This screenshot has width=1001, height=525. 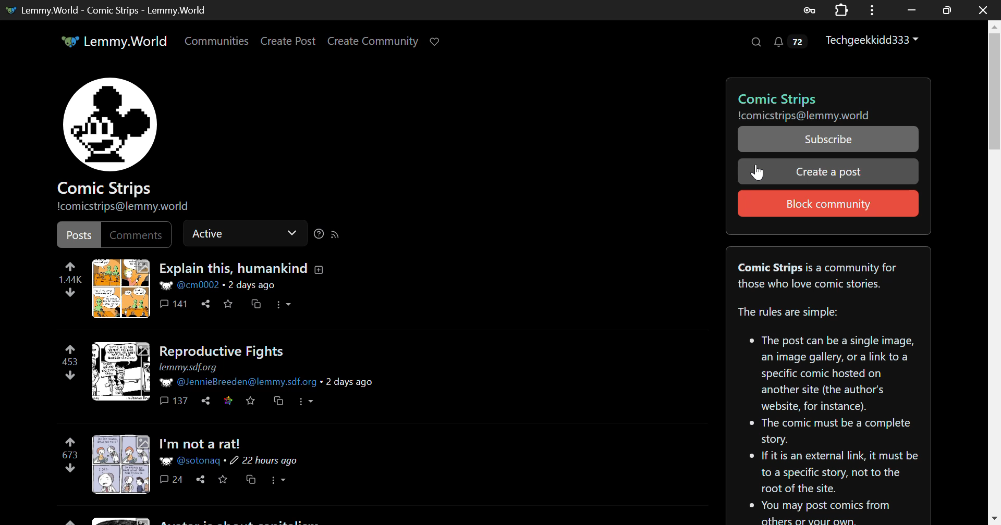 What do you see at coordinates (789, 44) in the screenshot?
I see `Notifications` at bounding box center [789, 44].